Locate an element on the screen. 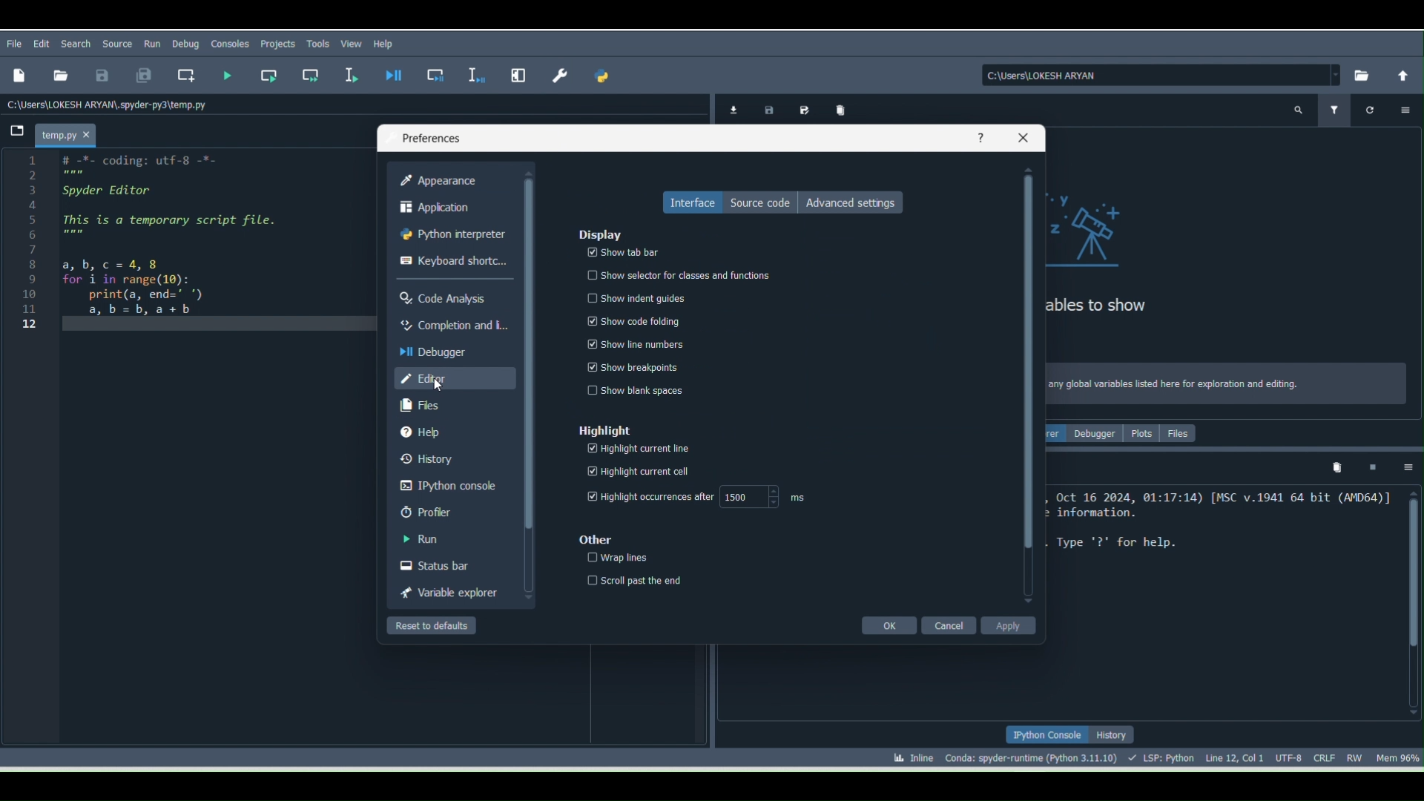 This screenshot has height=801, width=1424. Source is located at coordinates (119, 42).